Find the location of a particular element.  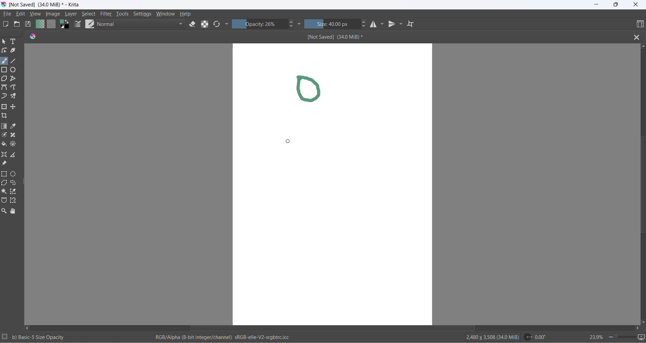

vertical mirror tools settings dropdown button is located at coordinates (402, 25).